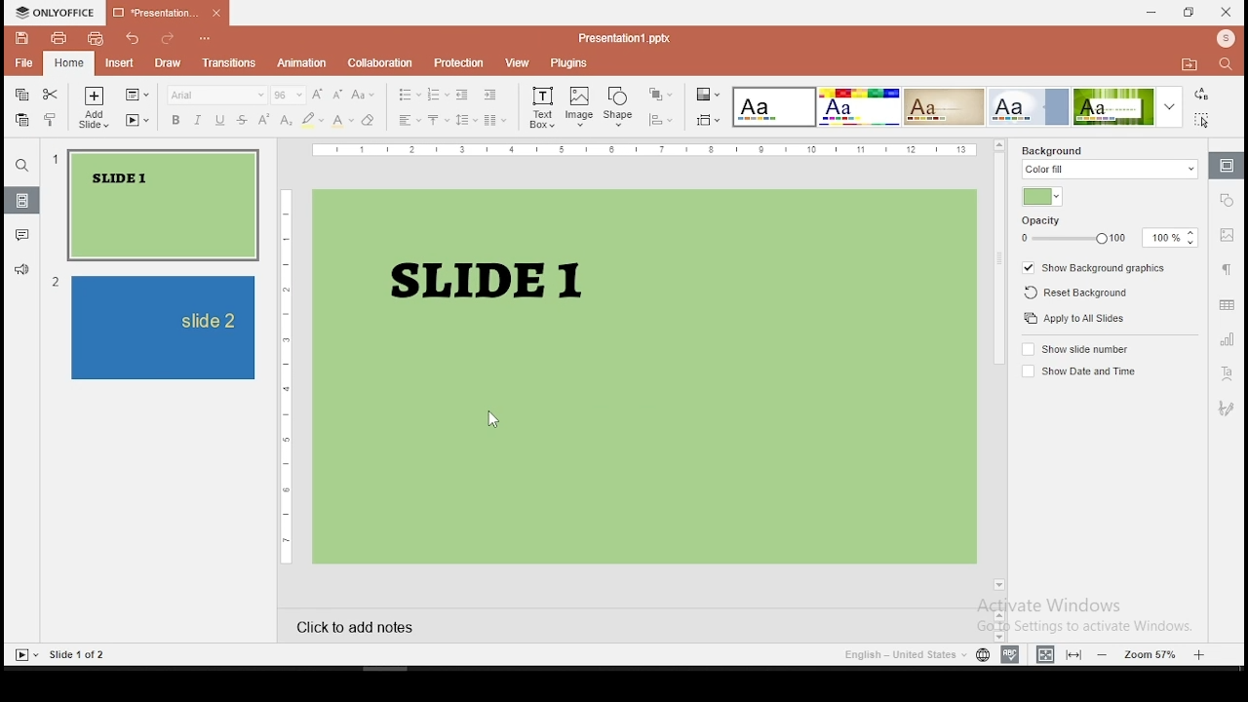 The image size is (1248, 702). What do you see at coordinates (1226, 64) in the screenshot?
I see `find` at bounding box center [1226, 64].